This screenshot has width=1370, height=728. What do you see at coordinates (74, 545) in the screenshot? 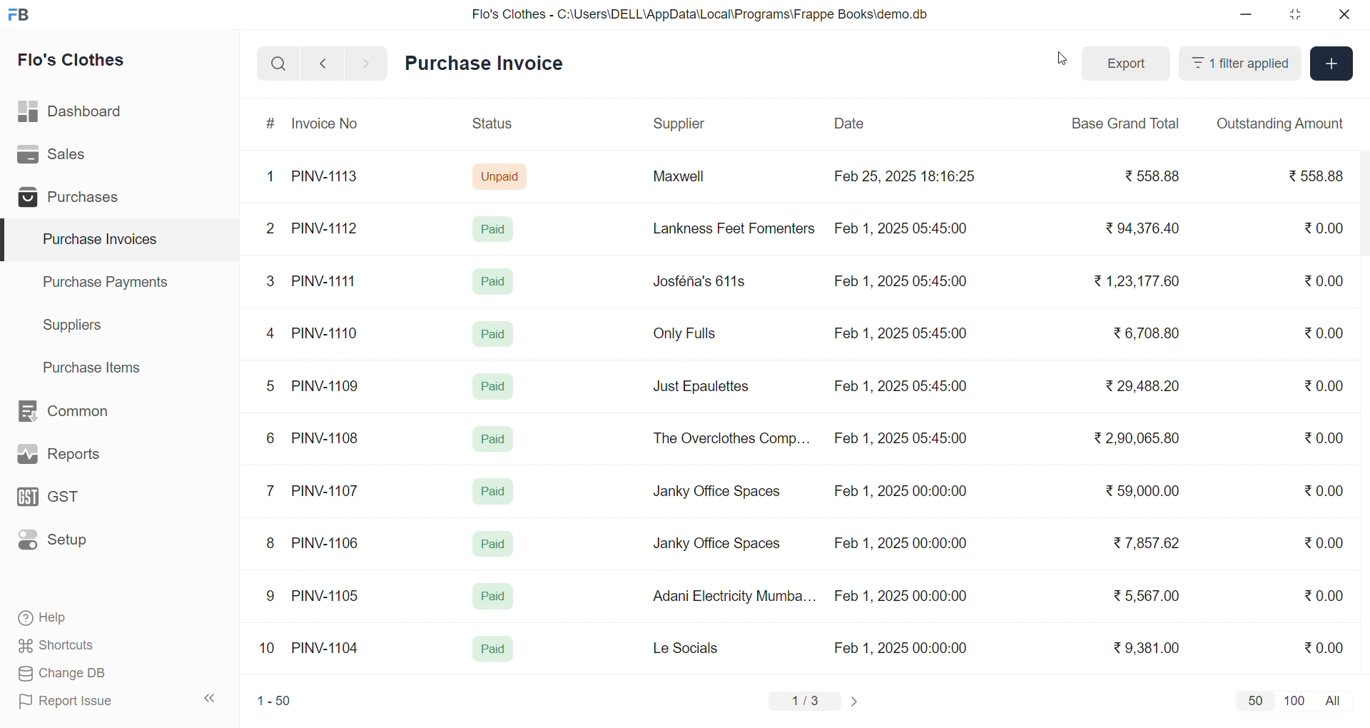
I see `Setup` at bounding box center [74, 545].